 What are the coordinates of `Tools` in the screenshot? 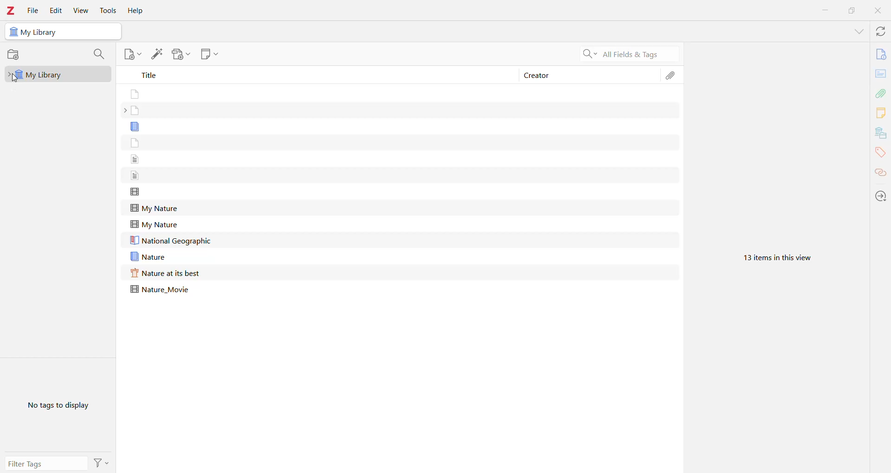 It's located at (109, 11).